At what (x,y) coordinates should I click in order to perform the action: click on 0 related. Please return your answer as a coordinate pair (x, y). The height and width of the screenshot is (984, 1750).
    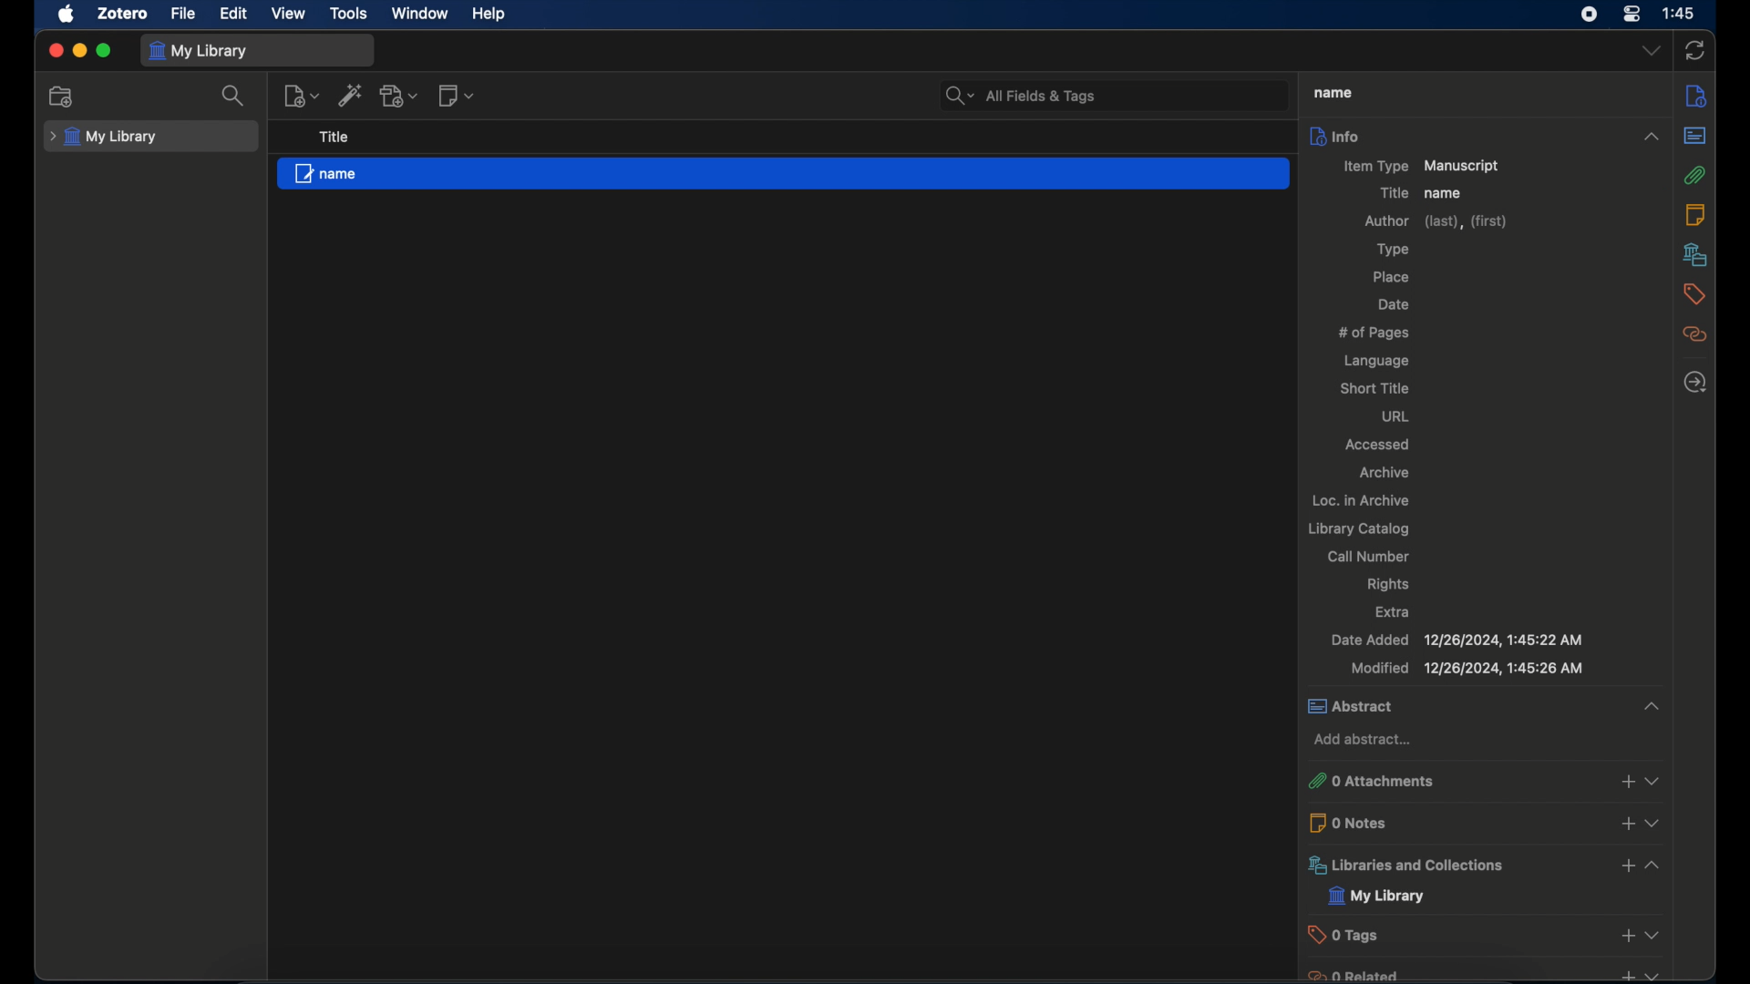
    Looking at the image, I should click on (1483, 974).